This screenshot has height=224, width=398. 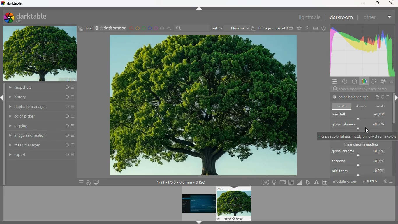 I want to click on image, so click(x=198, y=204).